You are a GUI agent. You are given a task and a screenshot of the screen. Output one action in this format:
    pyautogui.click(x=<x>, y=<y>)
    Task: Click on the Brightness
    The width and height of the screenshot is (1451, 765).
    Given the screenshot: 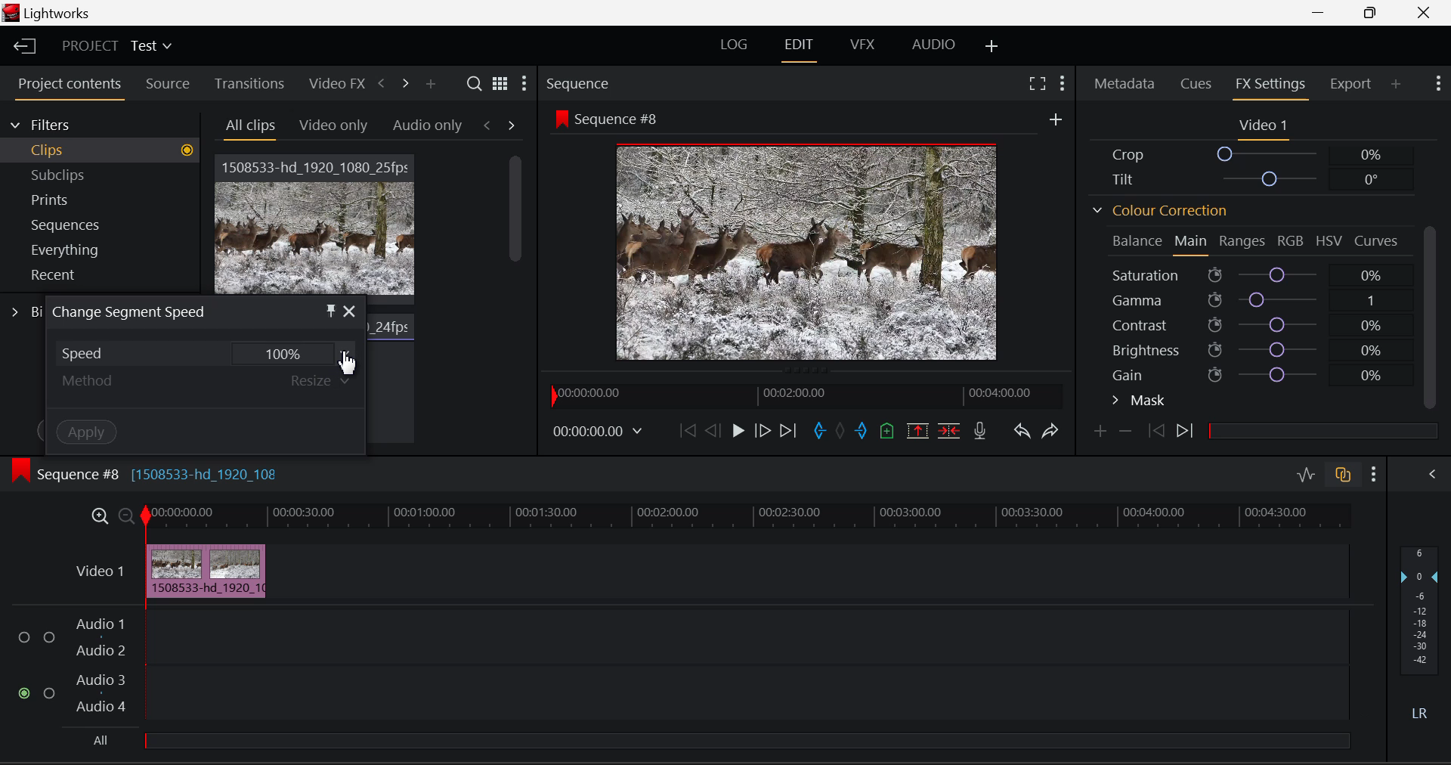 What is the action you would take?
    pyautogui.click(x=1255, y=352)
    